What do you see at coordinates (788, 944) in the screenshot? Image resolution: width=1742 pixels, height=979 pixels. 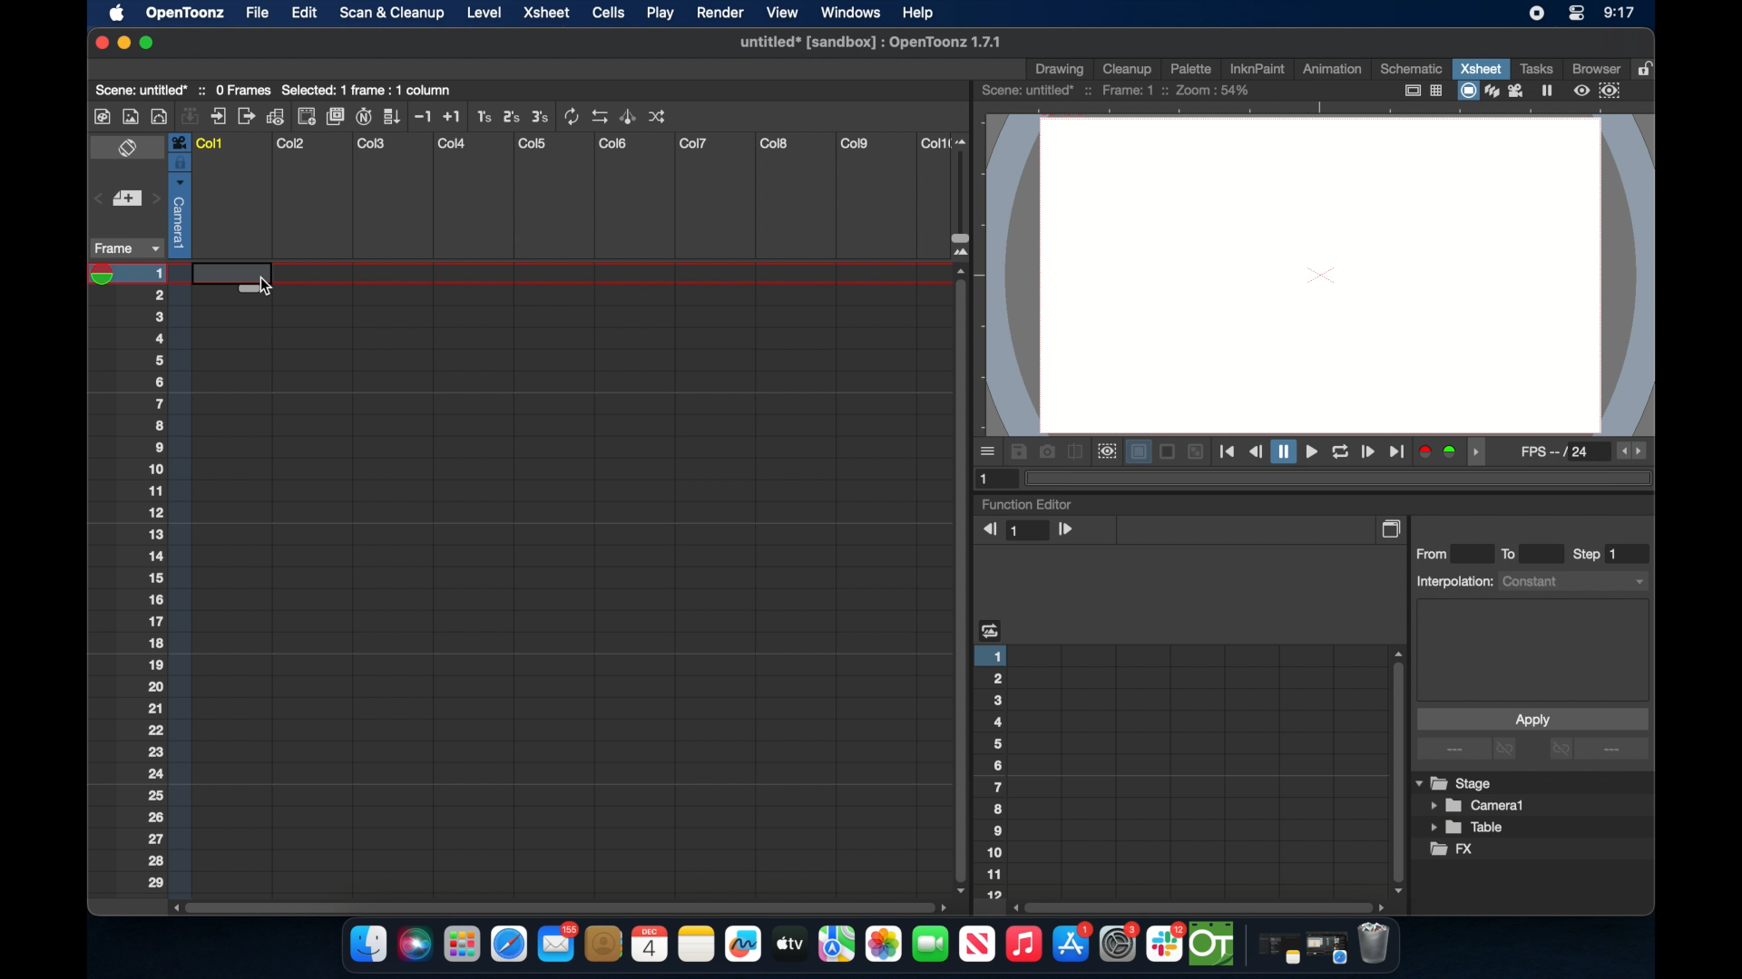 I see `apple tv` at bounding box center [788, 944].